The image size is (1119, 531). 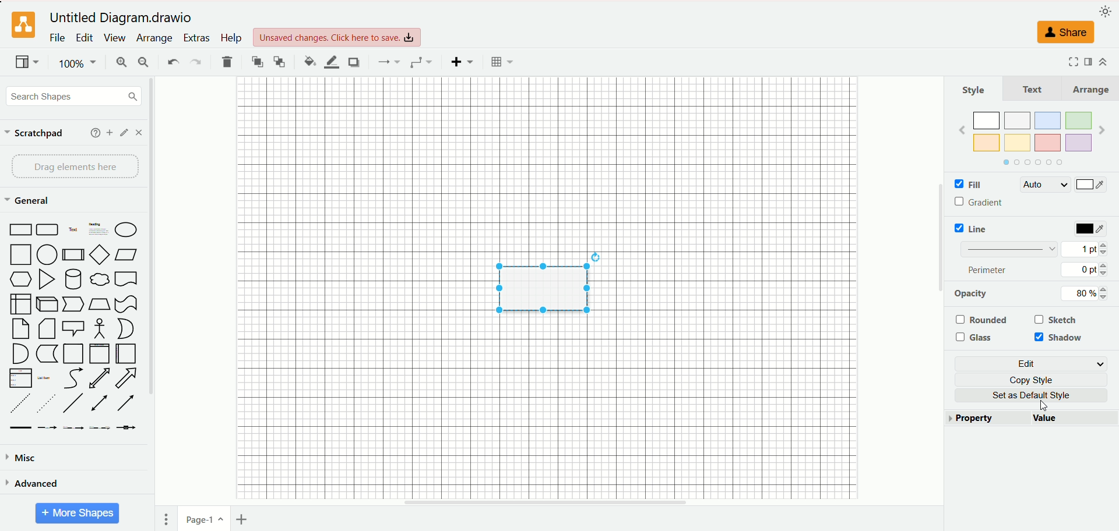 I want to click on insert page, so click(x=244, y=519).